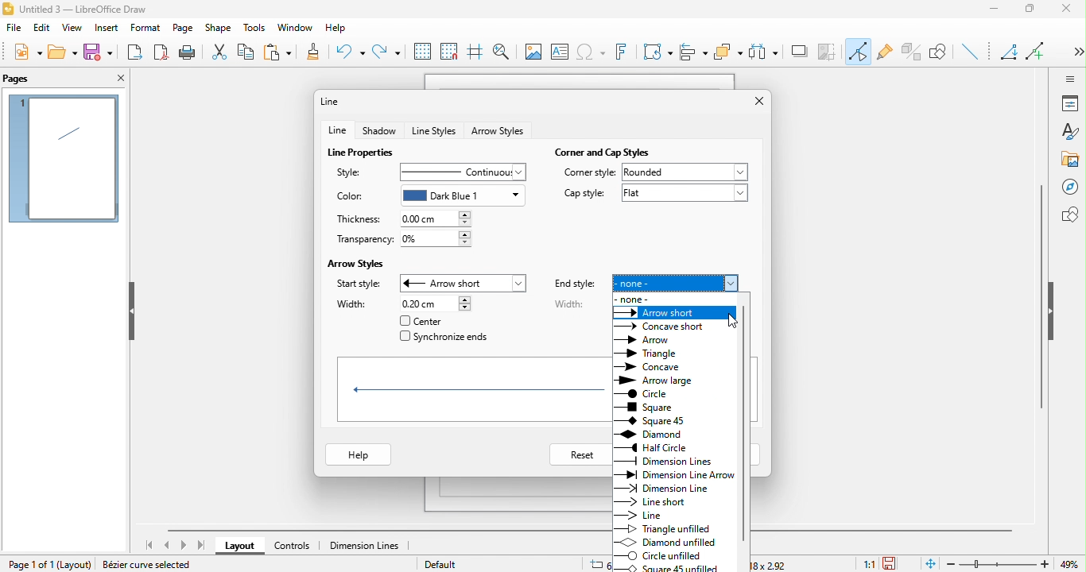 The width and height of the screenshot is (1086, 572). What do you see at coordinates (350, 197) in the screenshot?
I see `color` at bounding box center [350, 197].